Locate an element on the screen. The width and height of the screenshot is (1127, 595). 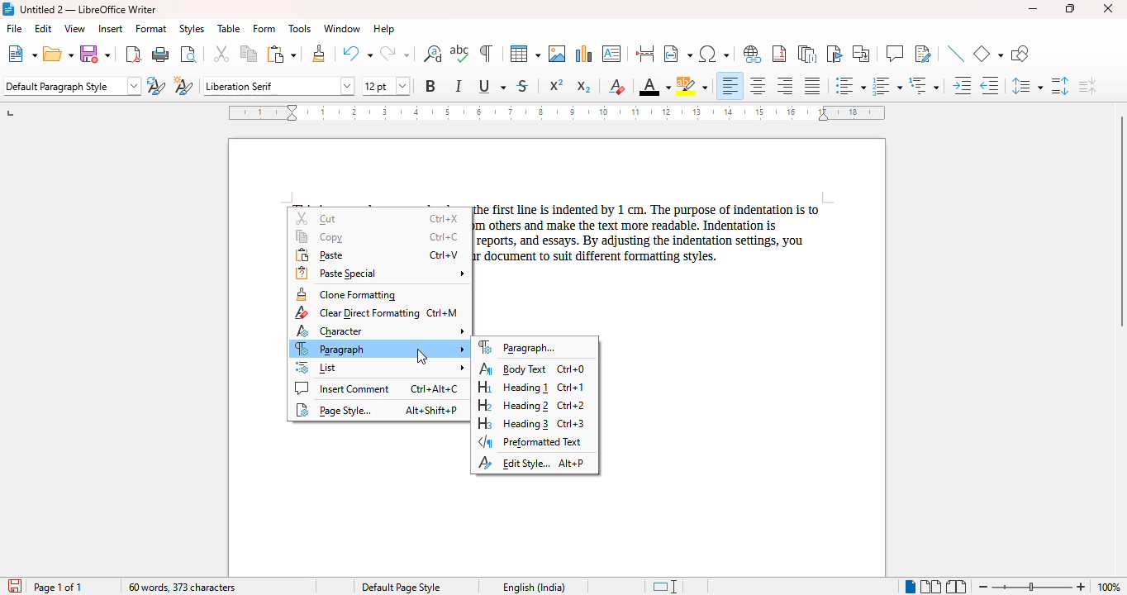
font color is located at coordinates (654, 86).